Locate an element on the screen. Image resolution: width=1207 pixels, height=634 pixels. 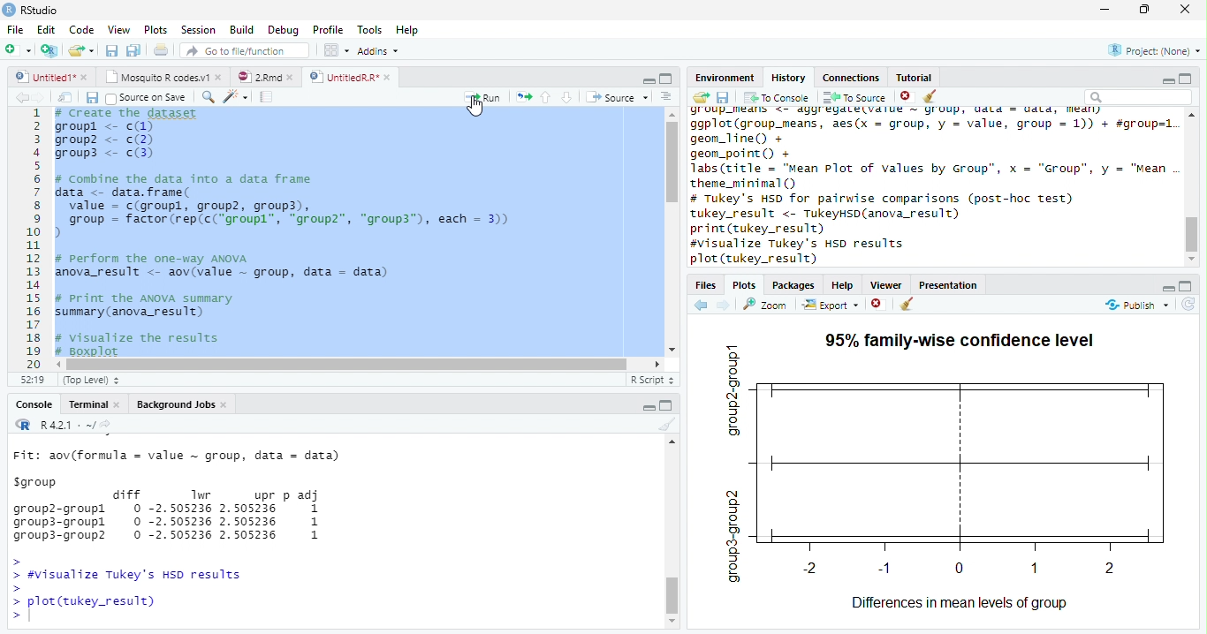
Show in new window is located at coordinates (68, 97).